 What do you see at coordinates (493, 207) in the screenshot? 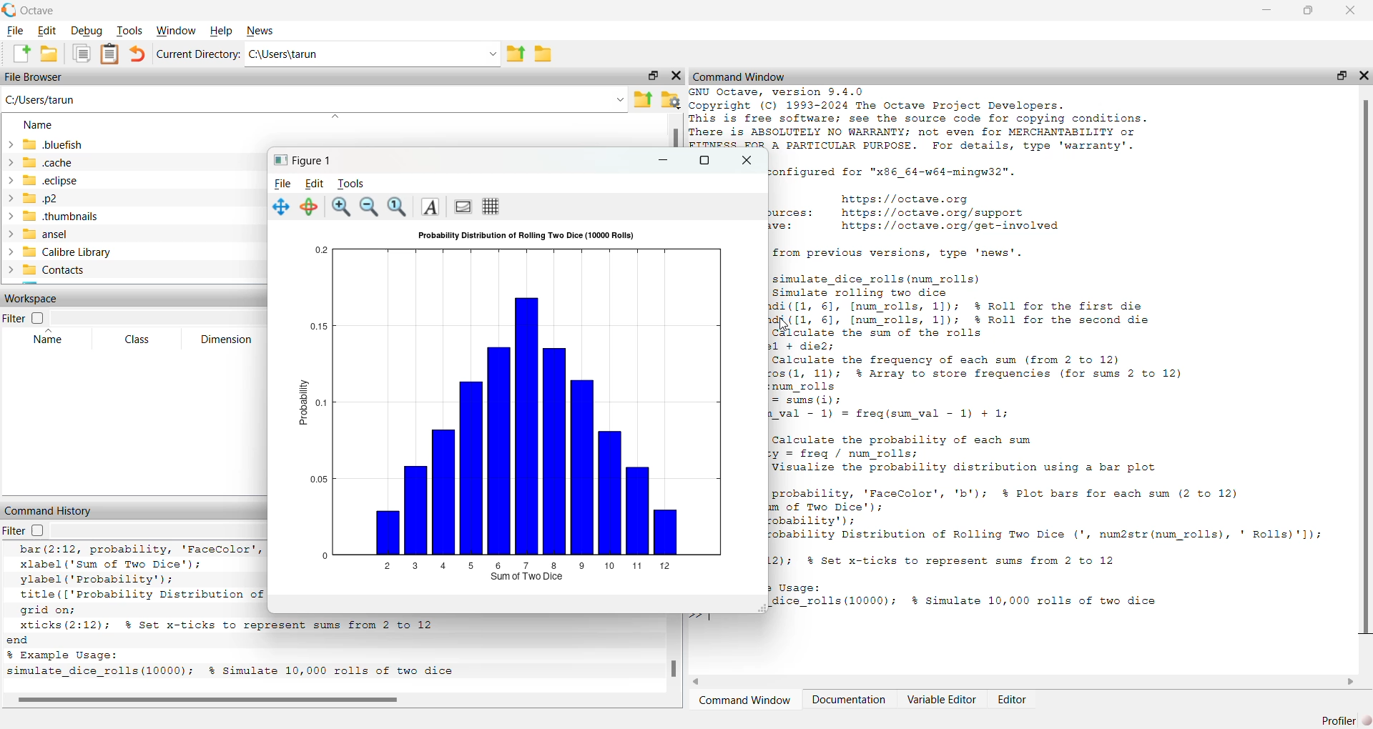
I see `grid` at bounding box center [493, 207].